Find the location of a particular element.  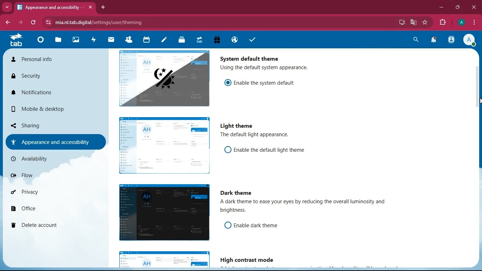

tasks is located at coordinates (252, 40).